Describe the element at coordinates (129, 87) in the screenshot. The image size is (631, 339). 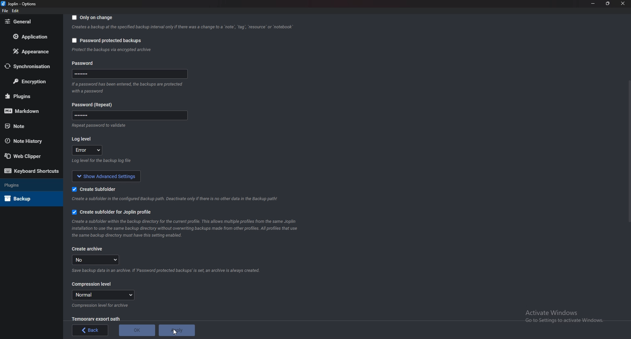
I see `Info` at that location.